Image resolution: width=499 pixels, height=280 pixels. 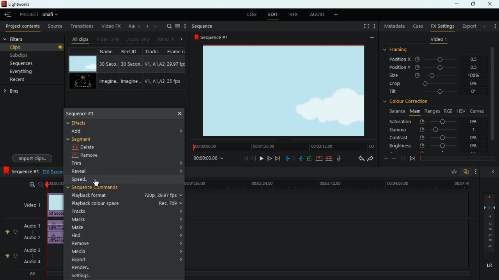 I want to click on delete, so click(x=85, y=147).